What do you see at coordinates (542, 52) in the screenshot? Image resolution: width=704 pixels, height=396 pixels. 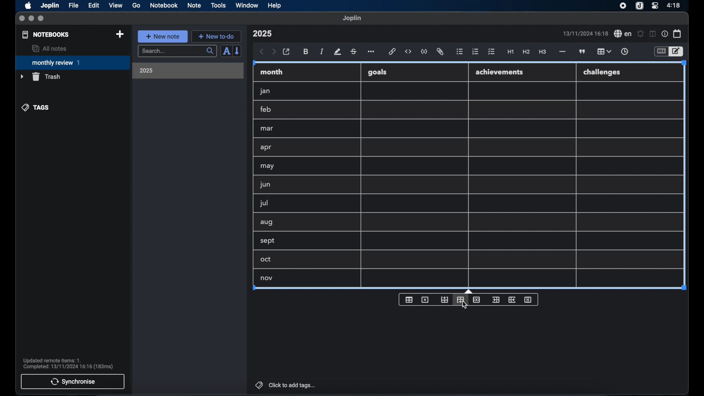 I see `heading 3` at bounding box center [542, 52].